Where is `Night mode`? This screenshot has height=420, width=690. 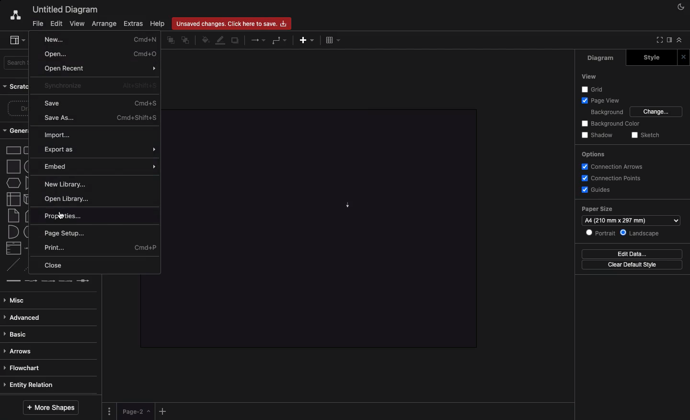 Night mode is located at coordinates (681, 7).